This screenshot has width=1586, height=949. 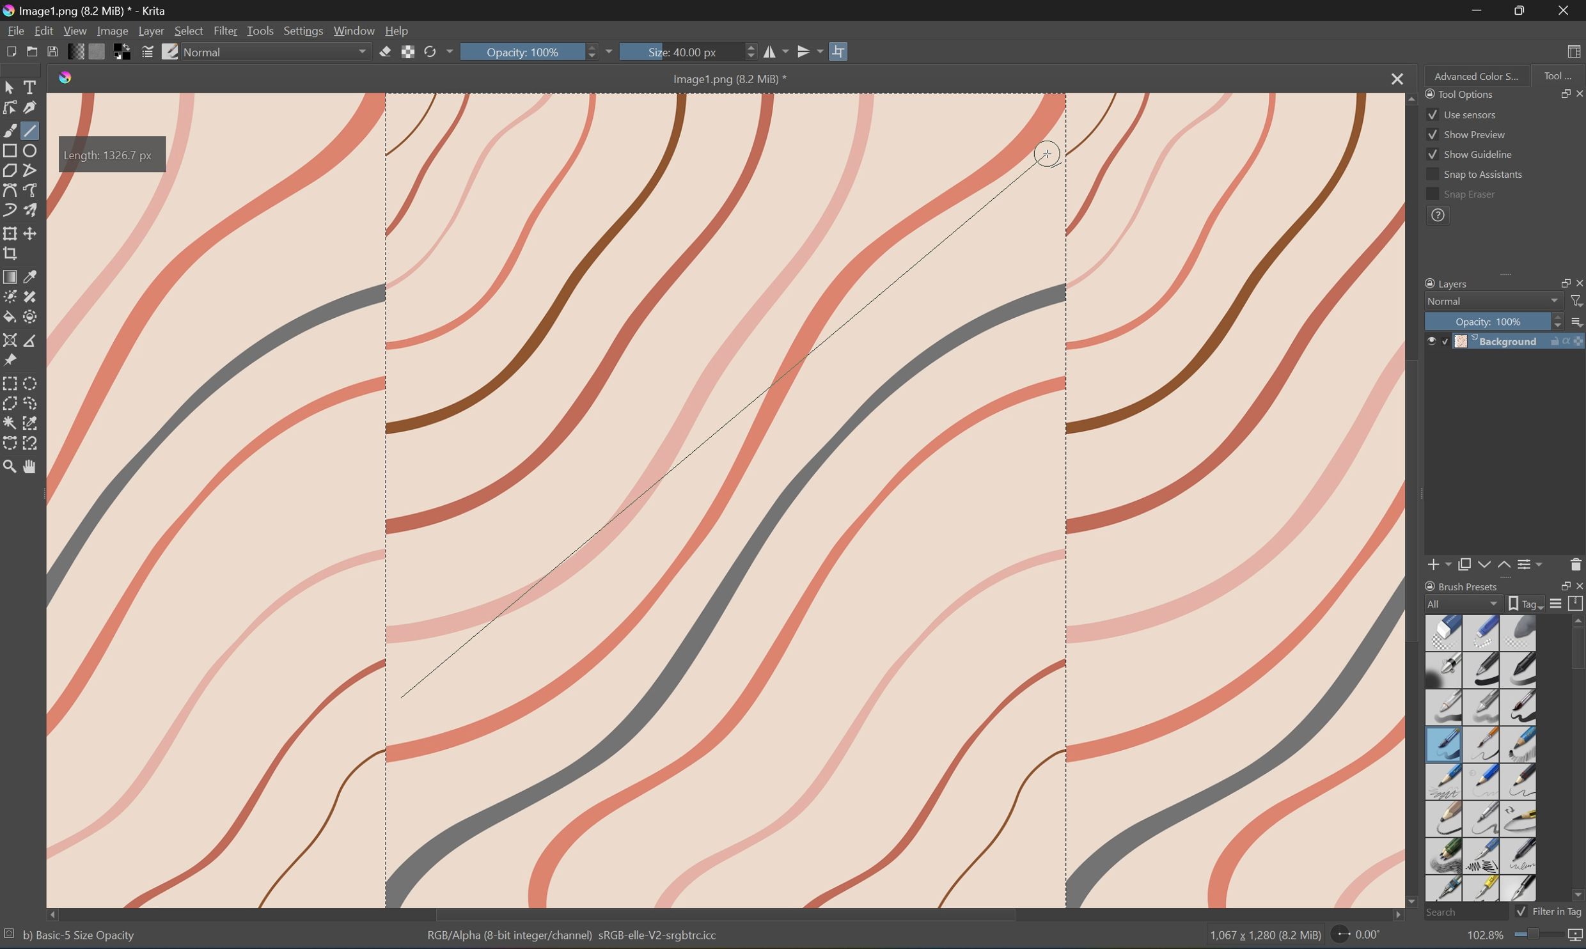 I want to click on Colorize mask tool, so click(x=10, y=295).